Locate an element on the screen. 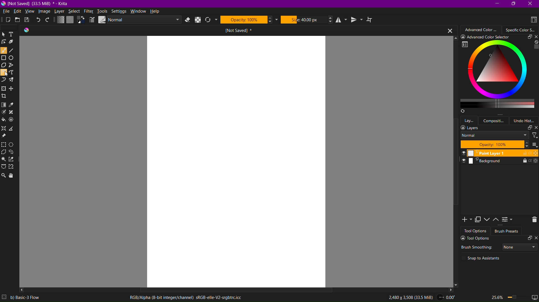 Image resolution: width=539 pixels, height=302 pixels. Fill area with color is located at coordinates (4, 120).